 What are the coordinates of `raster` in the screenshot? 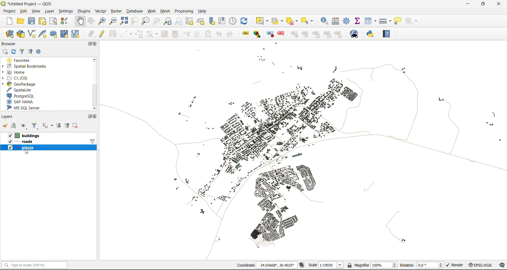 It's located at (117, 12).